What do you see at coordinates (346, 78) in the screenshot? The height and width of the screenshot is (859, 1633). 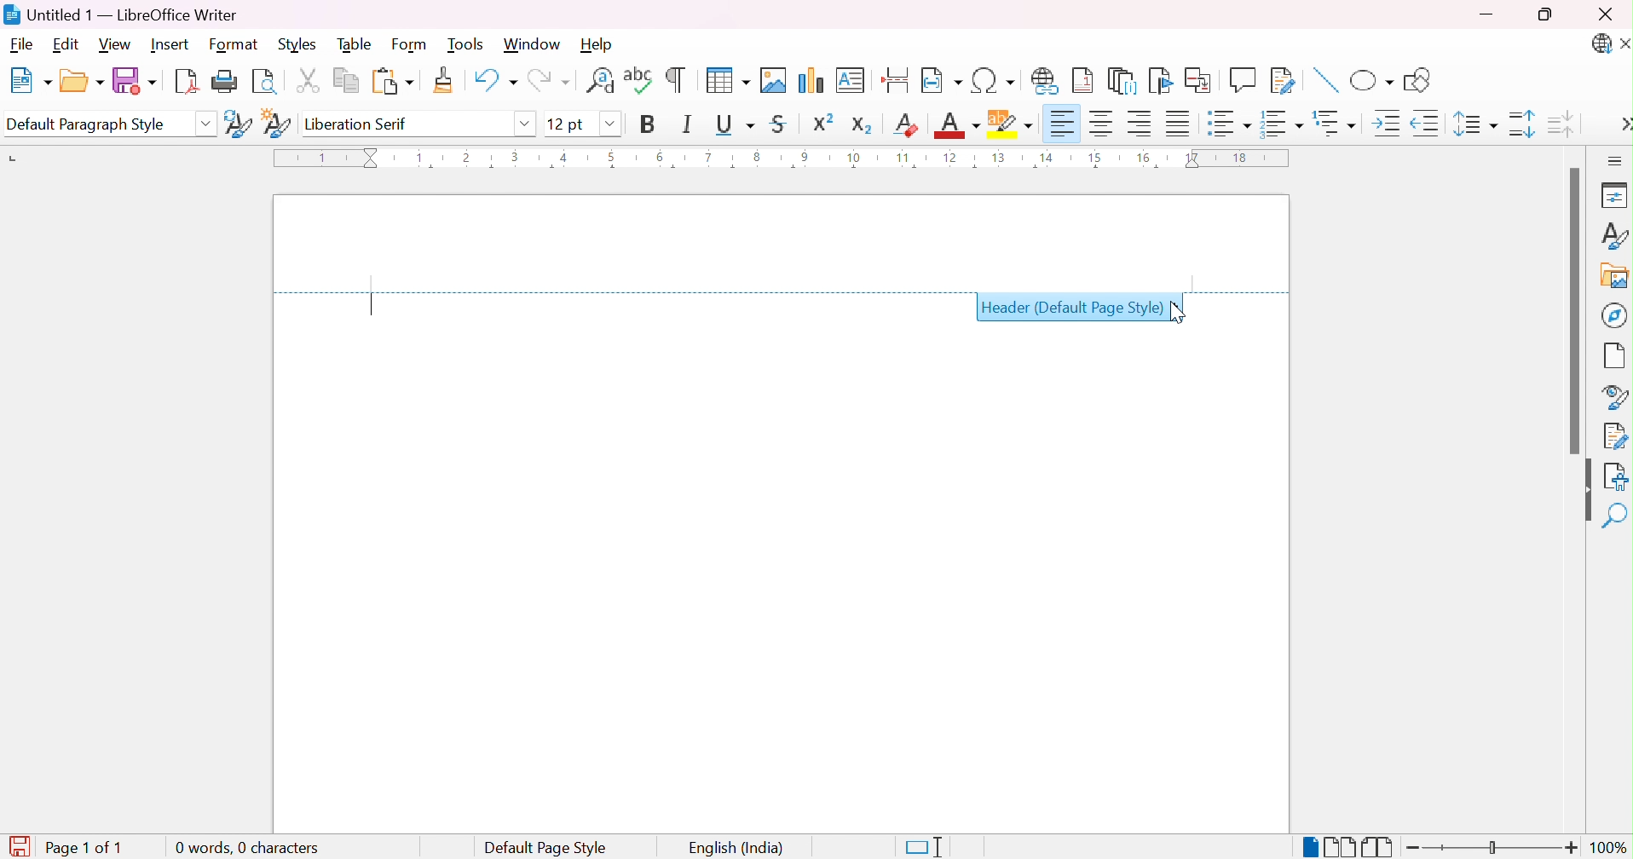 I see `Copy` at bounding box center [346, 78].